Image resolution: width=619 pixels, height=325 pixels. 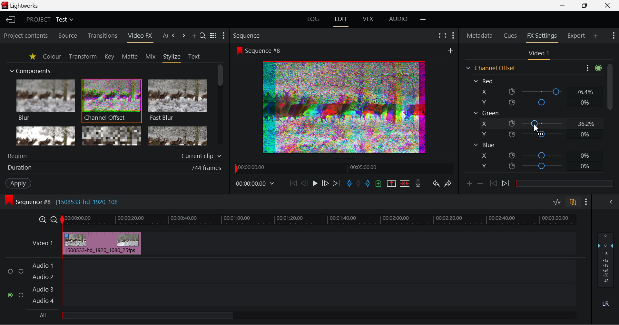 I want to click on Green X, so click(x=536, y=123).